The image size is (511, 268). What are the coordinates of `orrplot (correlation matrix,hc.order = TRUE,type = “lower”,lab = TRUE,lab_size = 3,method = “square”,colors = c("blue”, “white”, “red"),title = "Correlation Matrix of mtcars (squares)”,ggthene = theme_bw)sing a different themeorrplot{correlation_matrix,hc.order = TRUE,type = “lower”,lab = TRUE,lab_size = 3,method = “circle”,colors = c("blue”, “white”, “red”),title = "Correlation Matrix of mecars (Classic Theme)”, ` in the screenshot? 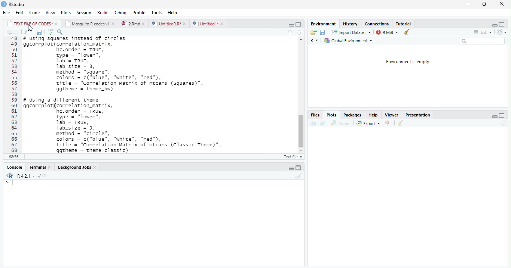 It's located at (136, 94).